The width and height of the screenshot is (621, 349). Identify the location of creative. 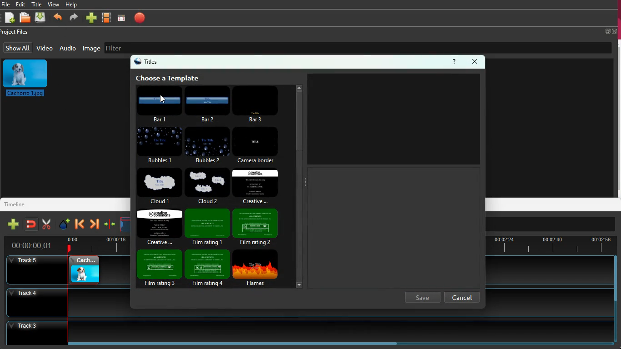
(256, 185).